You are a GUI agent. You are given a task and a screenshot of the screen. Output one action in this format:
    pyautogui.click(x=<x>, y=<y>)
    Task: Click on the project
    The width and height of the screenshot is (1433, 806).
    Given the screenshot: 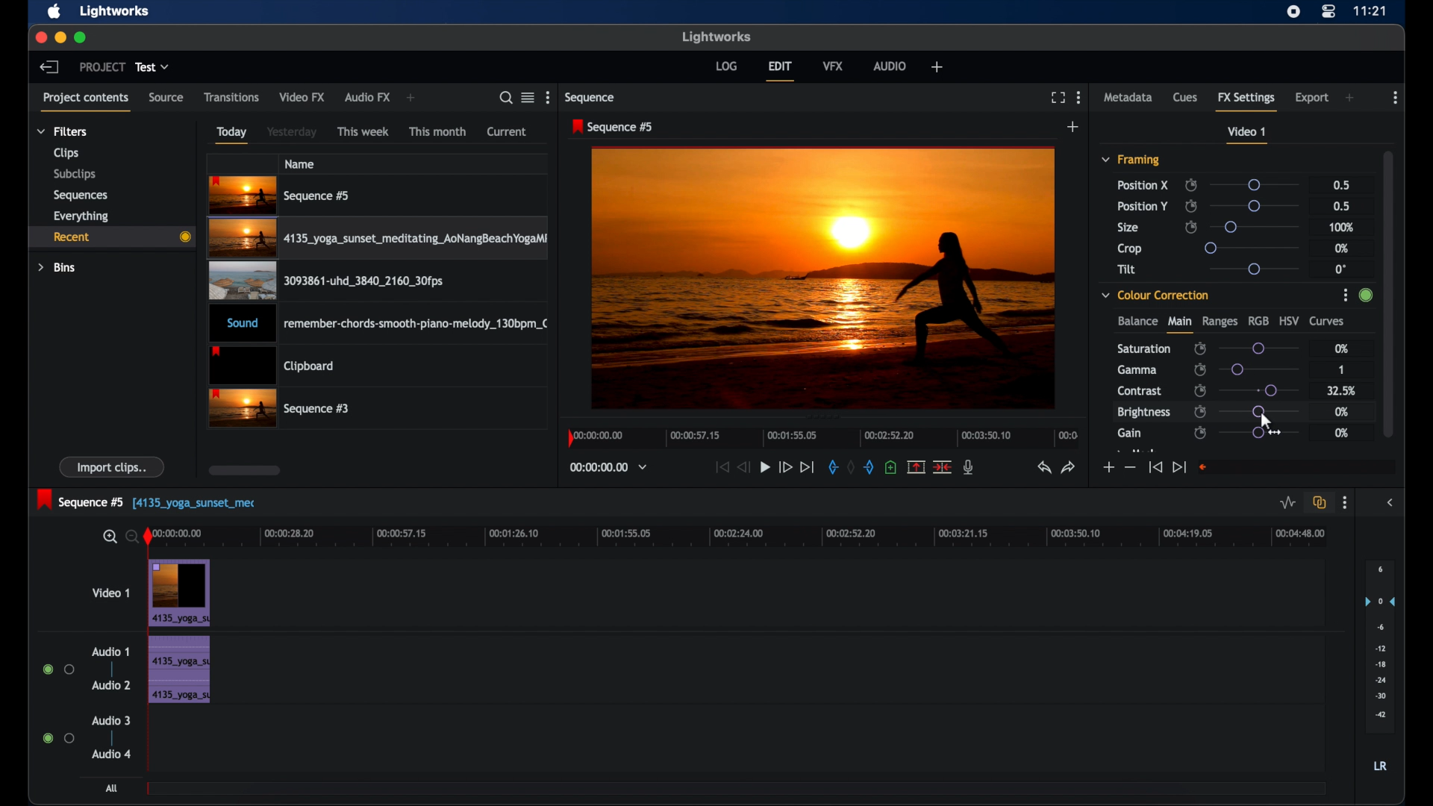 What is the action you would take?
    pyautogui.click(x=102, y=67)
    